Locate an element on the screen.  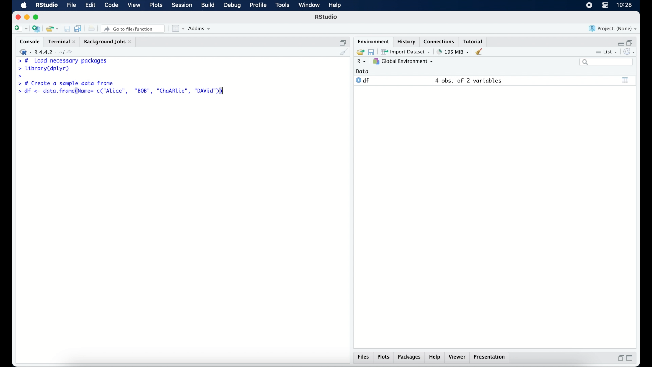
global environment is located at coordinates (403, 62).